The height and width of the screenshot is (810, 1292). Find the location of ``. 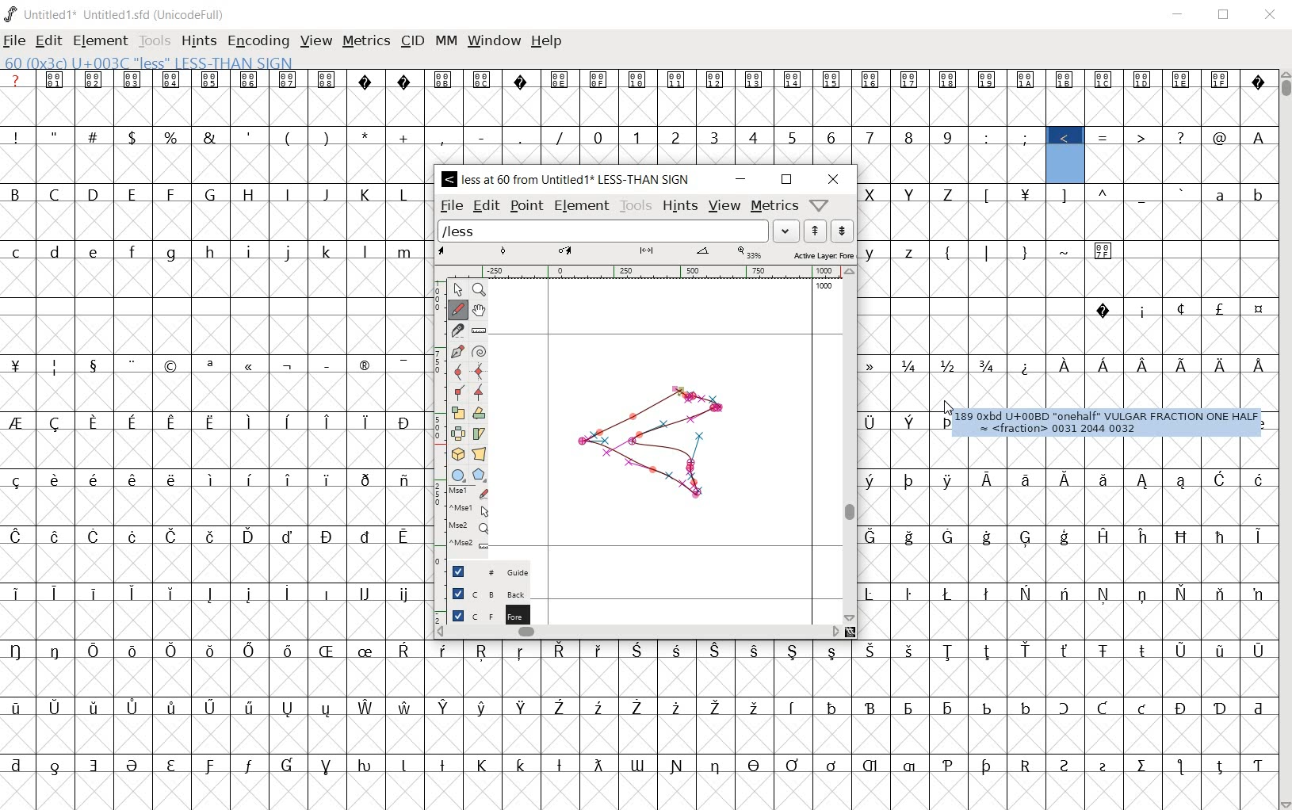

 is located at coordinates (1256, 136).